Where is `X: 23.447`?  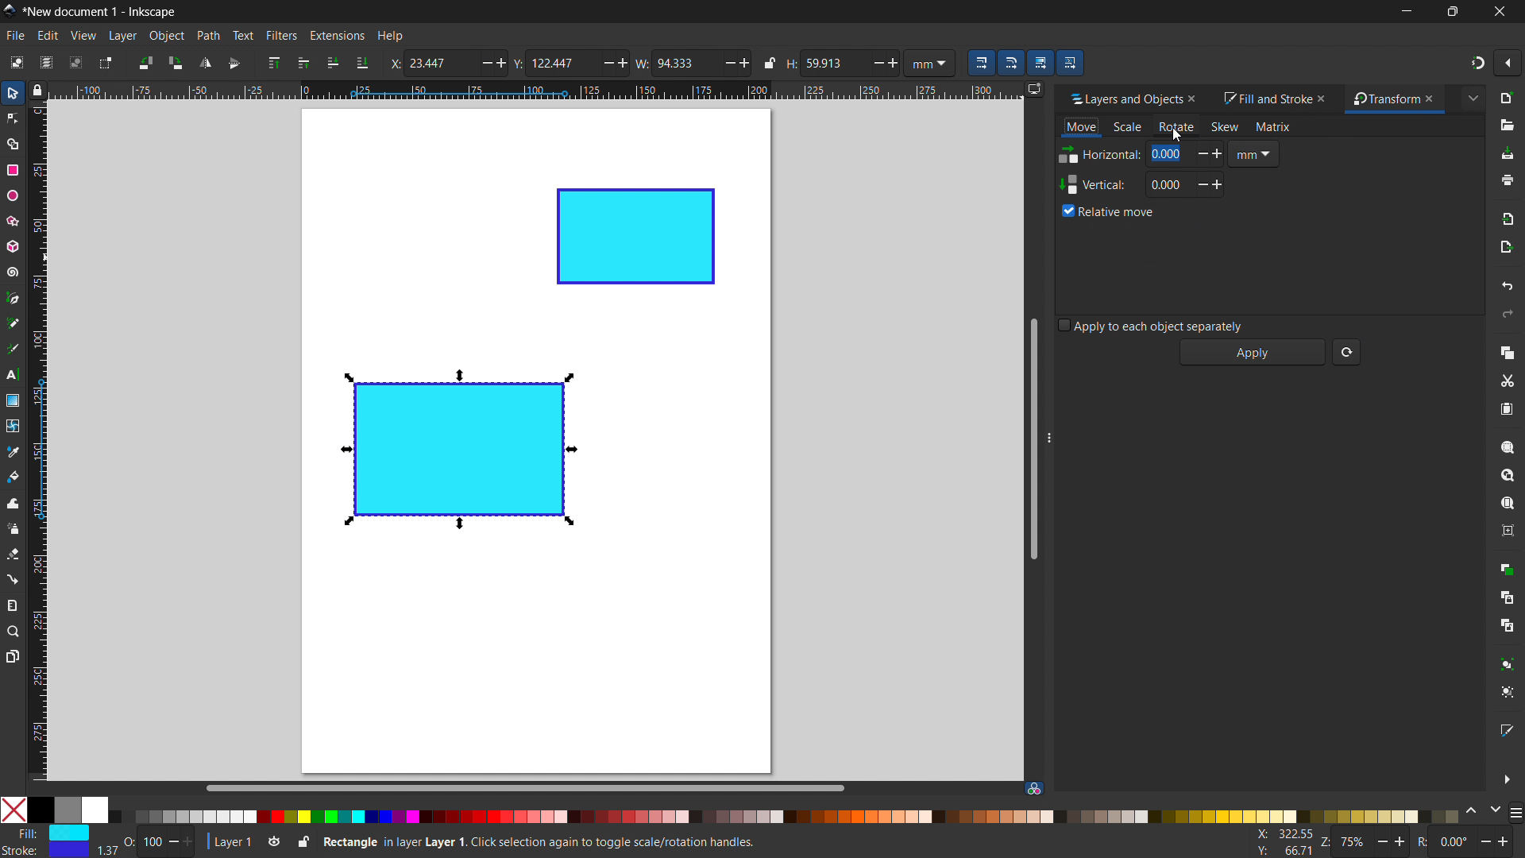 X: 23.447 is located at coordinates (429, 63).